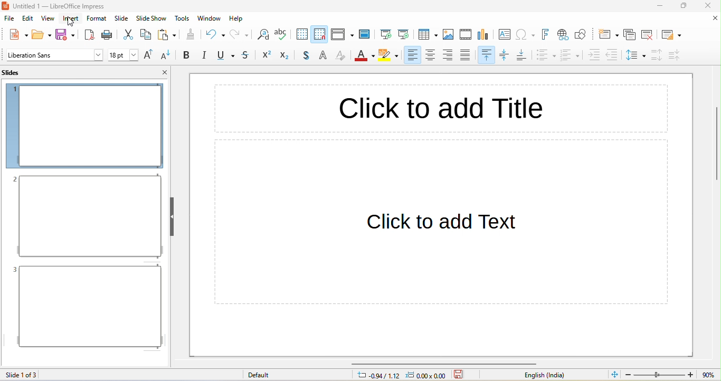 The height and width of the screenshot is (381, 721). What do you see at coordinates (615, 374) in the screenshot?
I see `fit slide to current window` at bounding box center [615, 374].